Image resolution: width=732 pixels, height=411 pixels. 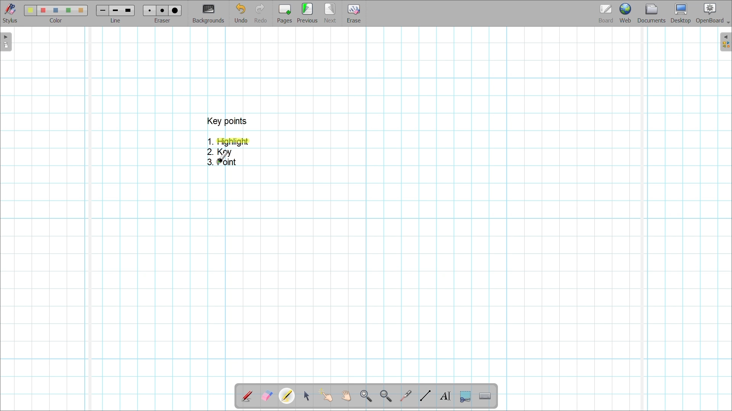 What do you see at coordinates (726, 42) in the screenshot?
I see `Right sidebar` at bounding box center [726, 42].